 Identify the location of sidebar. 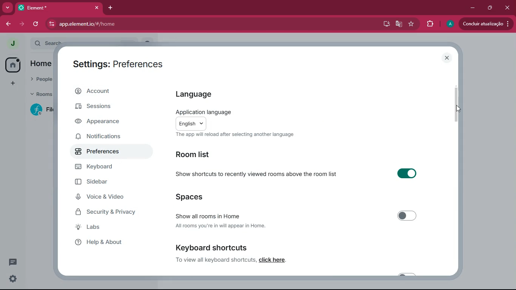
(104, 182).